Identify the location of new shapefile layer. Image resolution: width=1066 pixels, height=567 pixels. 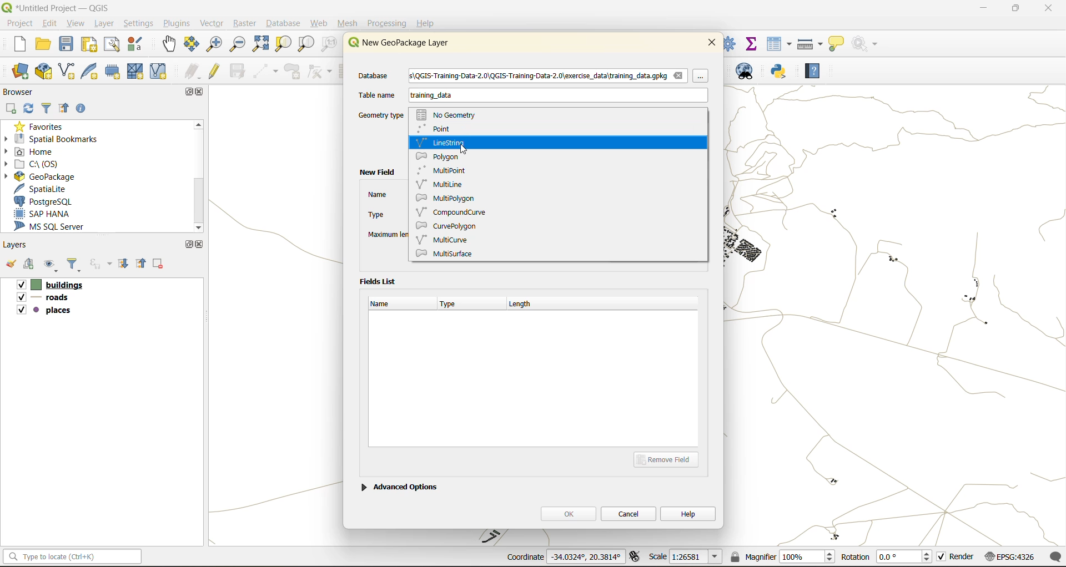
(67, 72).